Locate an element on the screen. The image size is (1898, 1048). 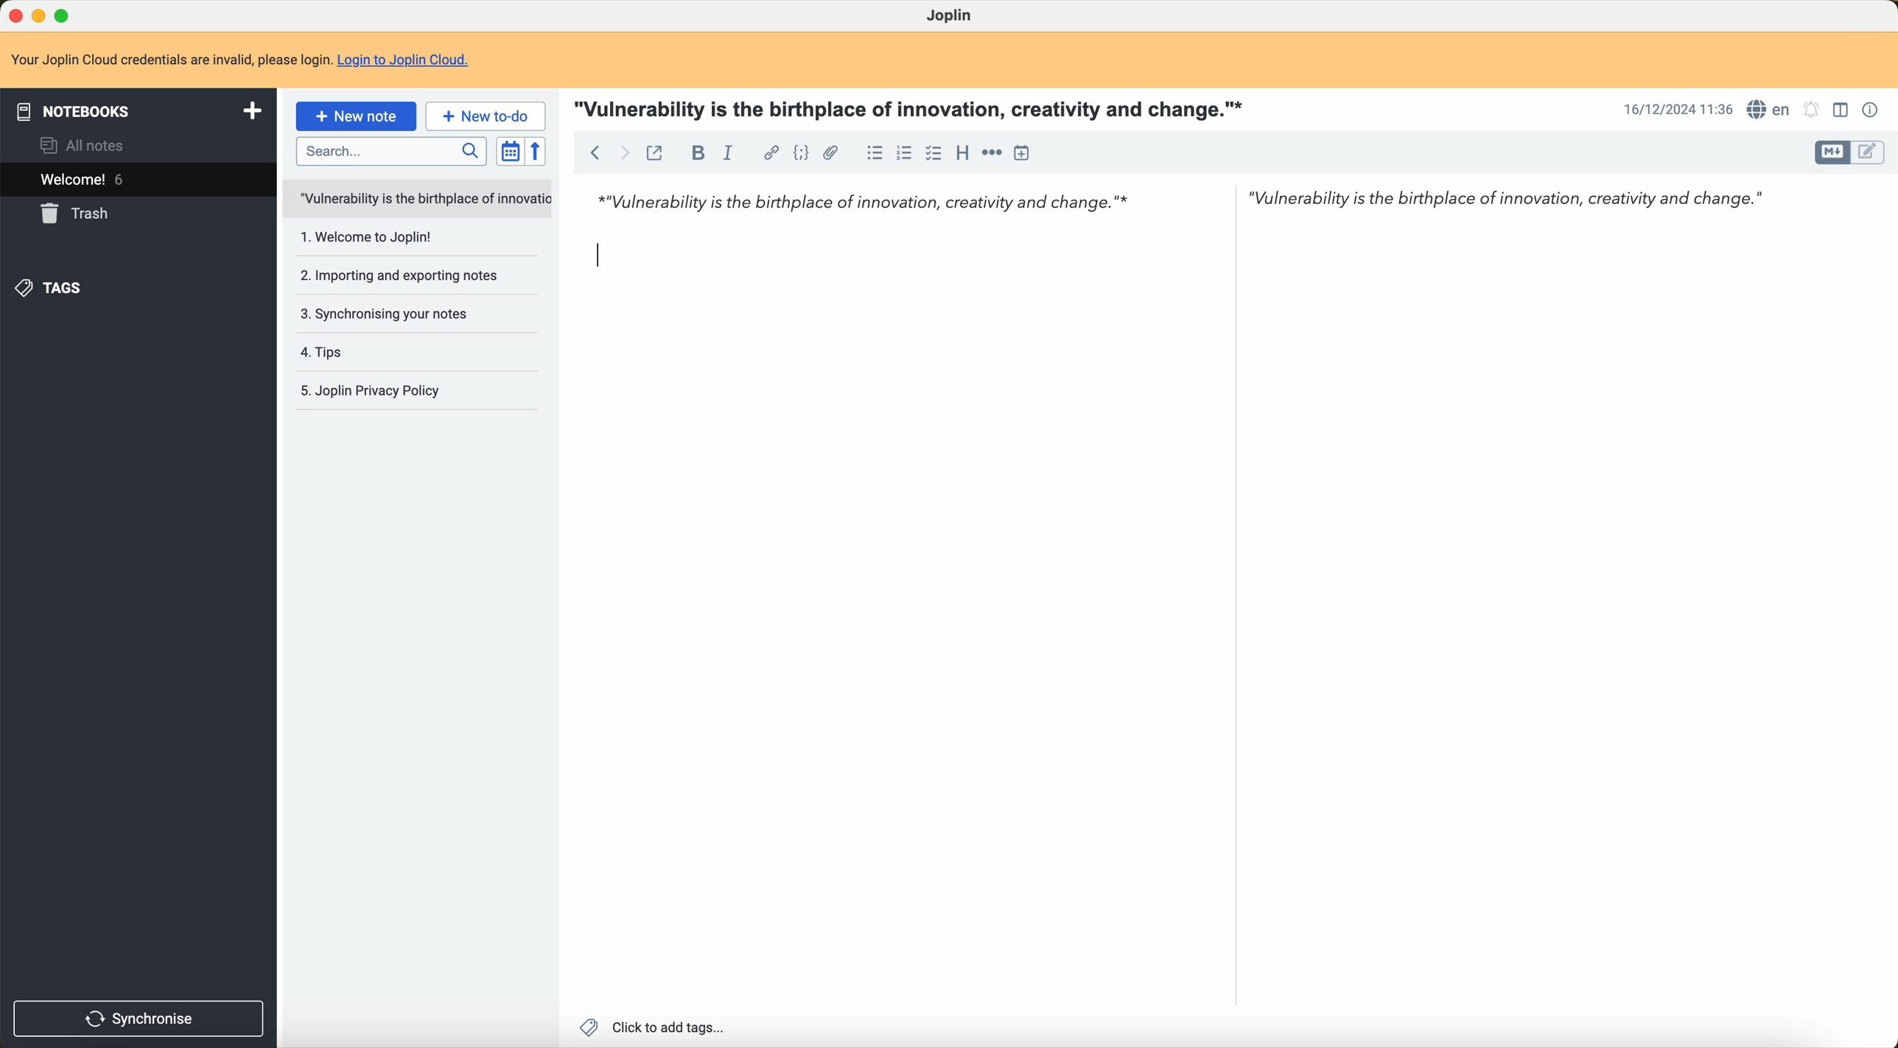
new to-do is located at coordinates (486, 116).